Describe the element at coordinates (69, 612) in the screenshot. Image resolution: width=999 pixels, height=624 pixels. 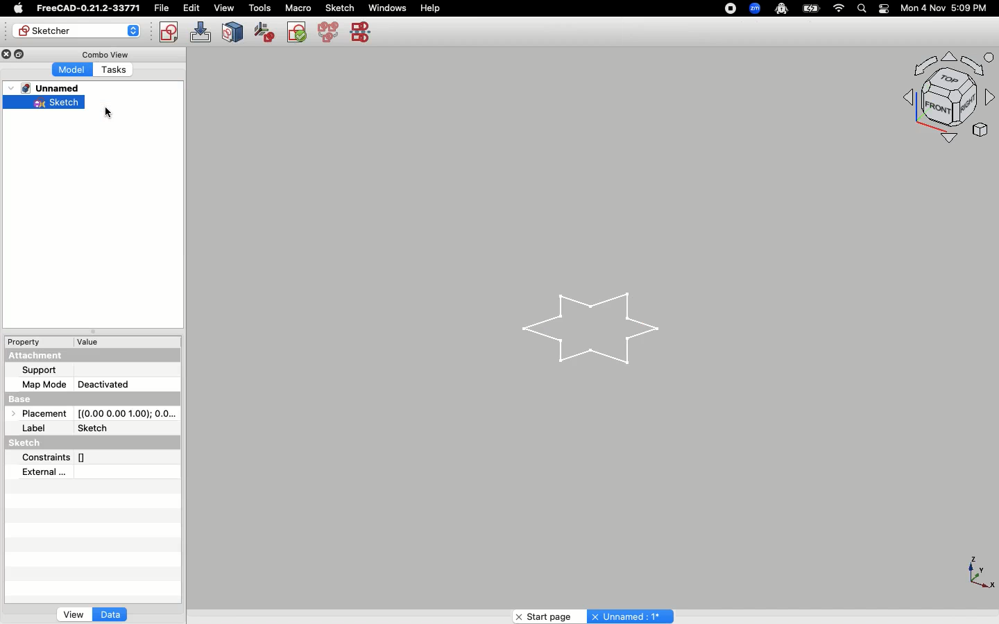
I see `View` at that location.